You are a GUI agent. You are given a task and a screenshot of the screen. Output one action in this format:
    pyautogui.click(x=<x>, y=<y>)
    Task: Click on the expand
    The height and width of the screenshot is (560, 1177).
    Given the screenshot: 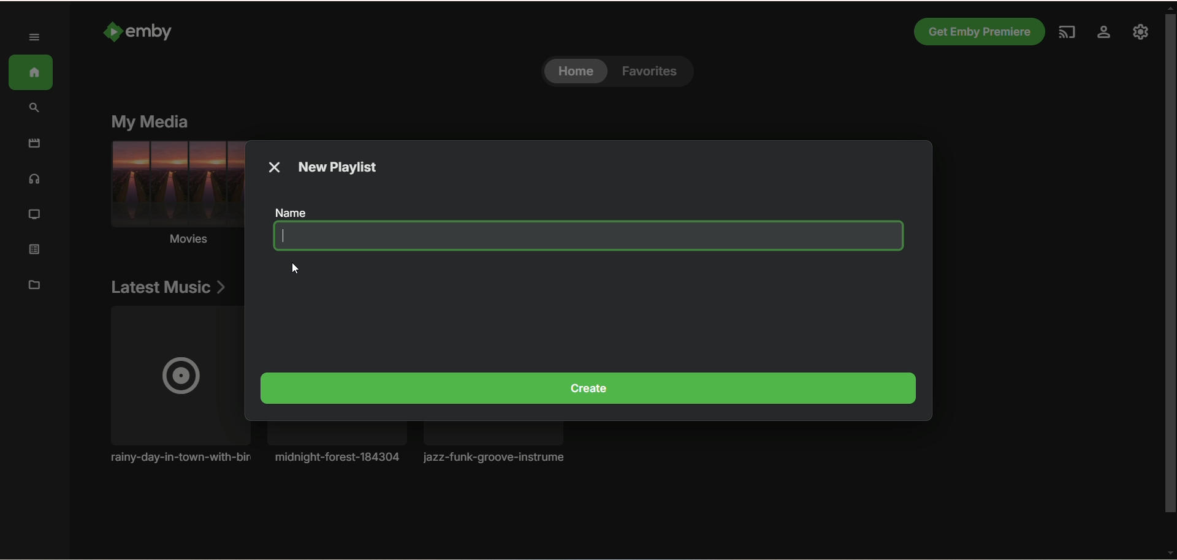 What is the action you would take?
    pyautogui.click(x=36, y=37)
    